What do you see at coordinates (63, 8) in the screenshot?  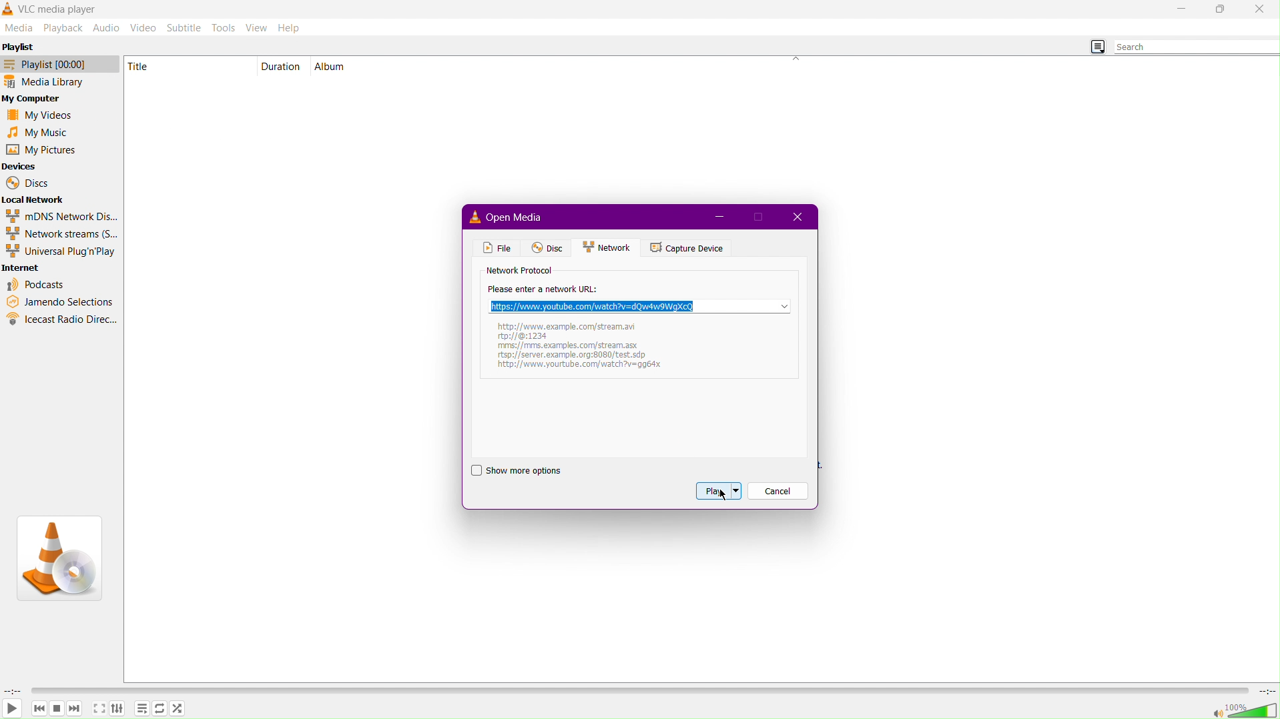 I see `VLC Media` at bounding box center [63, 8].